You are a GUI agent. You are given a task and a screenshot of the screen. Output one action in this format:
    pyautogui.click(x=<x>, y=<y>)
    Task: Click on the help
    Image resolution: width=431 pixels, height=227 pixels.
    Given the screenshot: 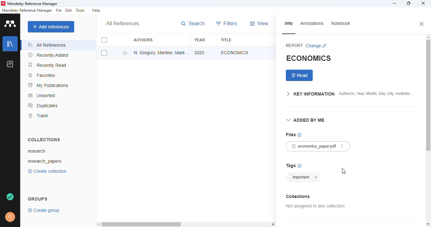 What is the action you would take?
    pyautogui.click(x=96, y=10)
    